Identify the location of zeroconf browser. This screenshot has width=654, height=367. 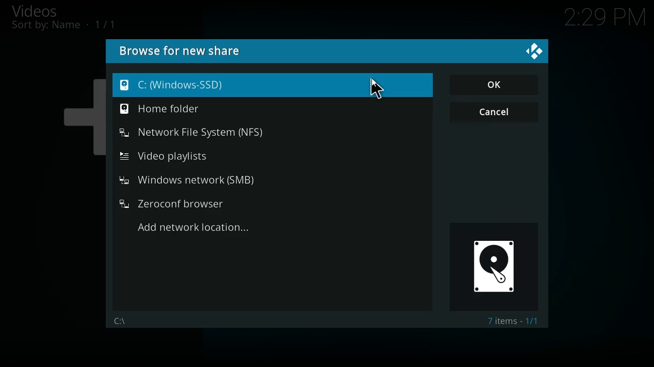
(188, 204).